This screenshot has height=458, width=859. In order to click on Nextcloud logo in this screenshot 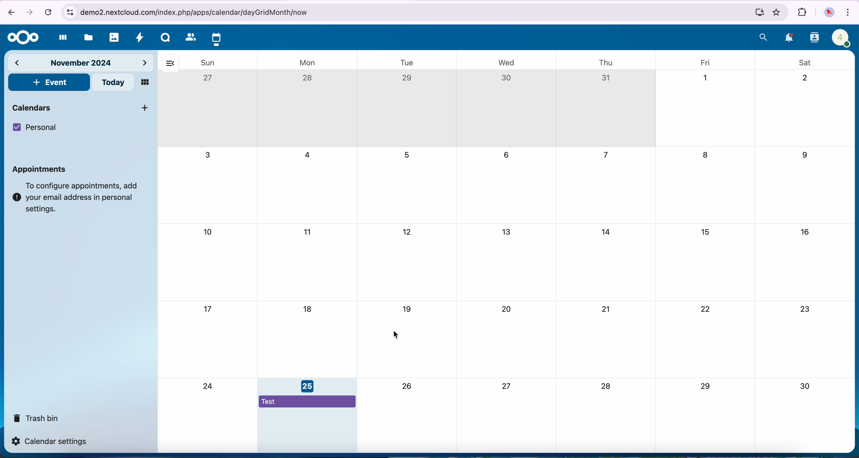, I will do `click(22, 38)`.